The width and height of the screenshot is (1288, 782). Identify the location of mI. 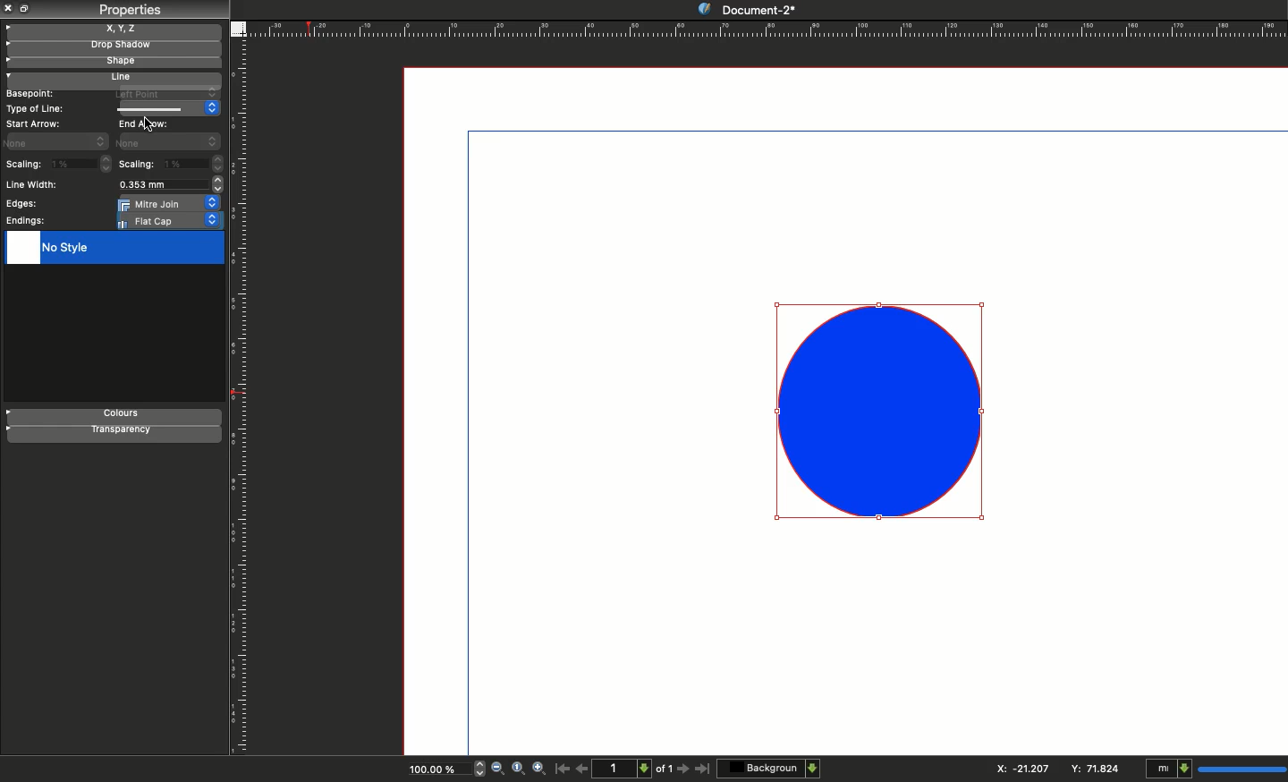
(1213, 769).